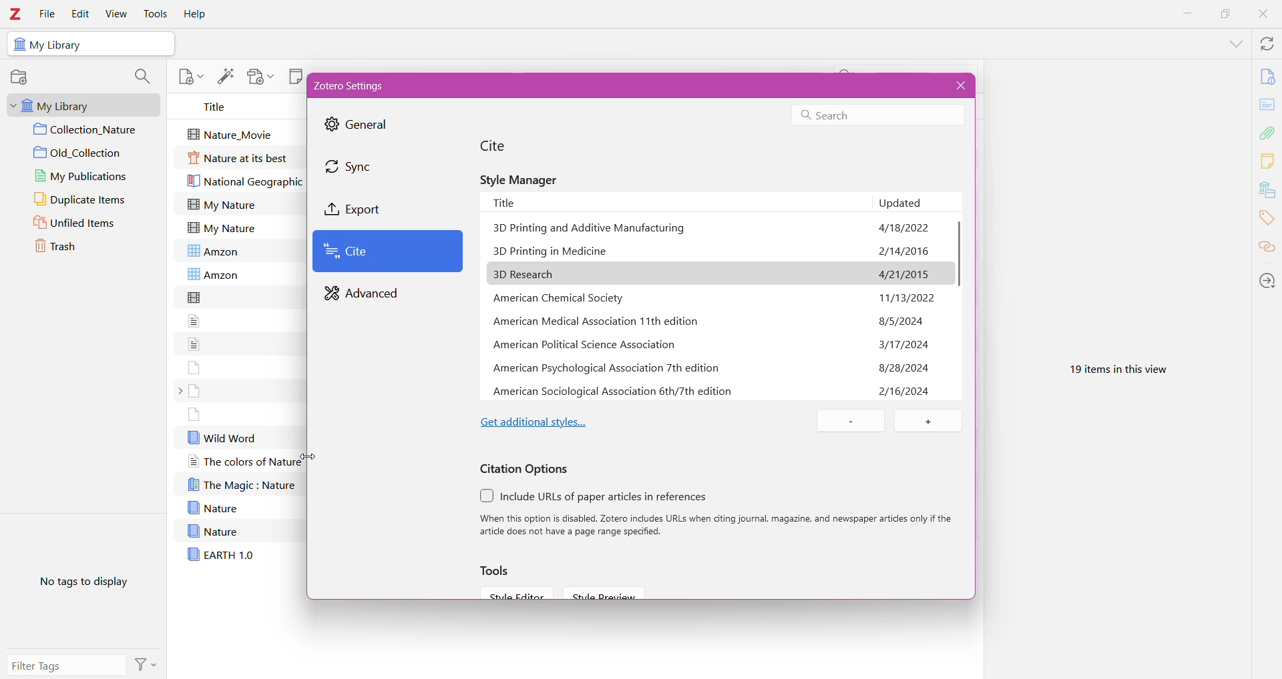  I want to click on My Nature, so click(222, 228).